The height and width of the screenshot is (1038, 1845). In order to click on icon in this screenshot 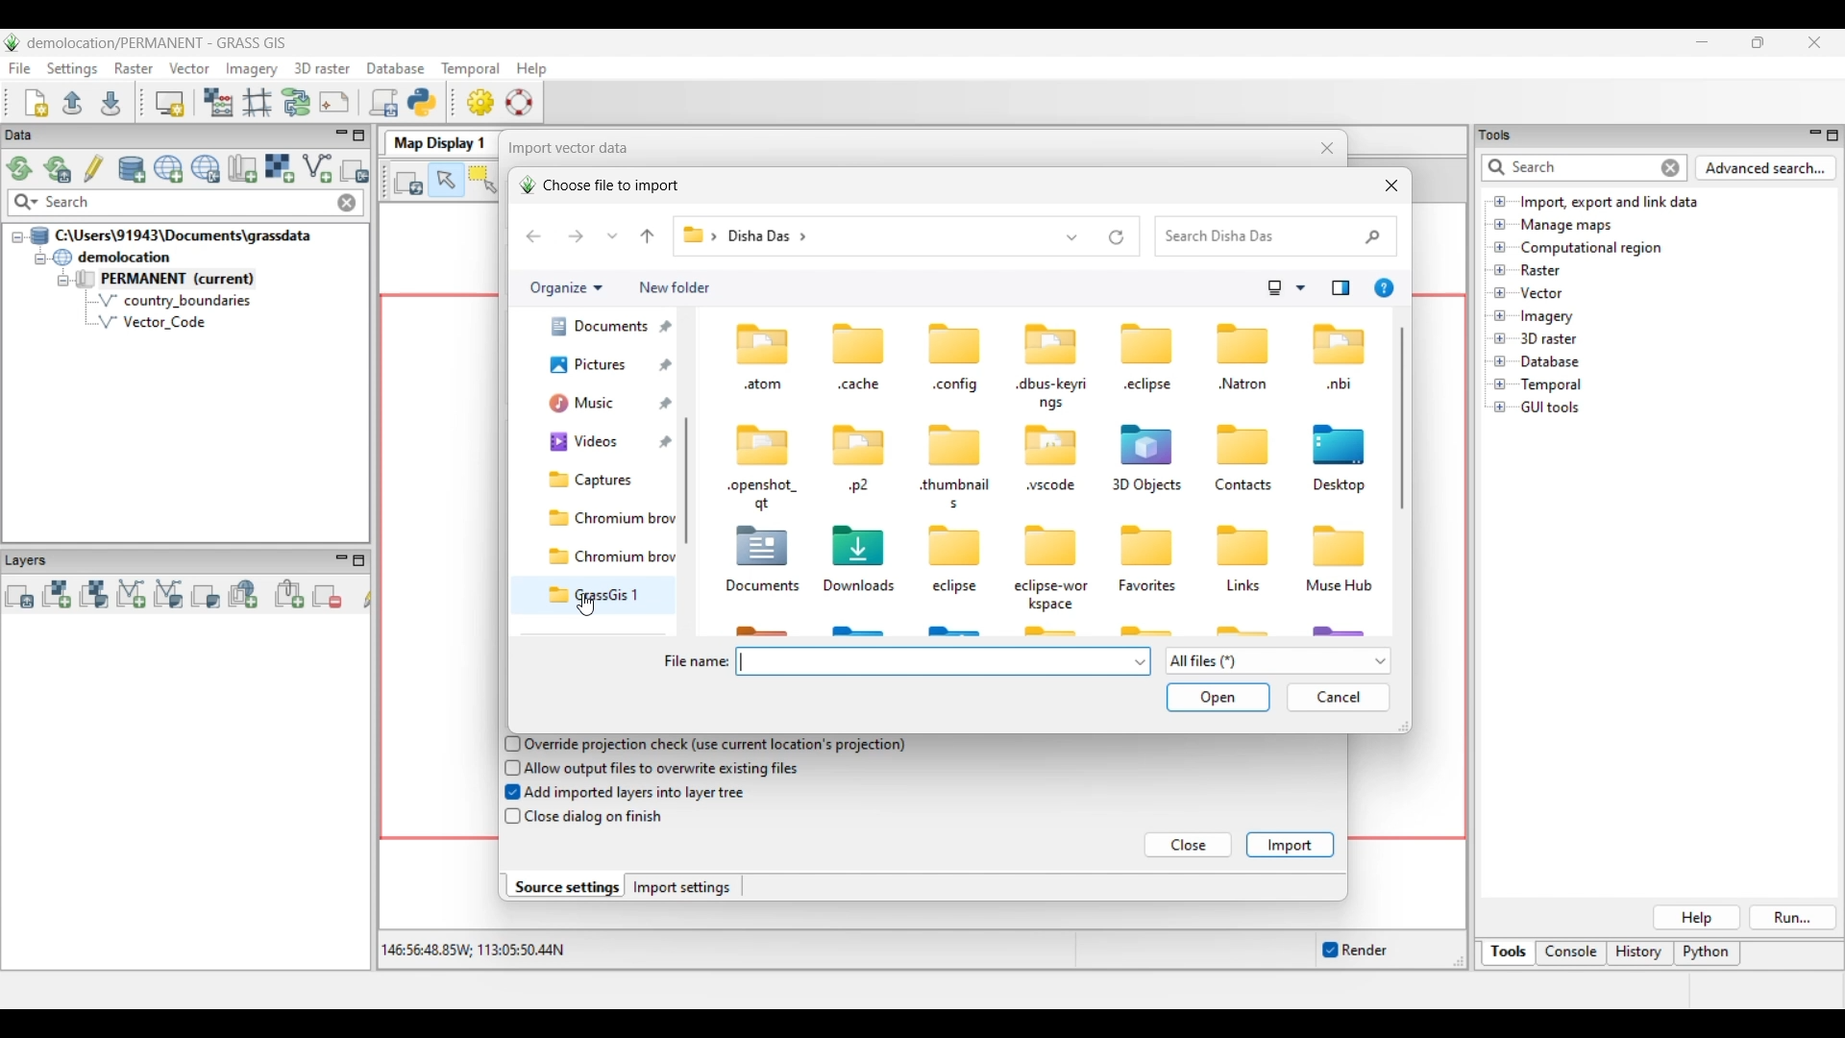, I will do `click(764, 547)`.